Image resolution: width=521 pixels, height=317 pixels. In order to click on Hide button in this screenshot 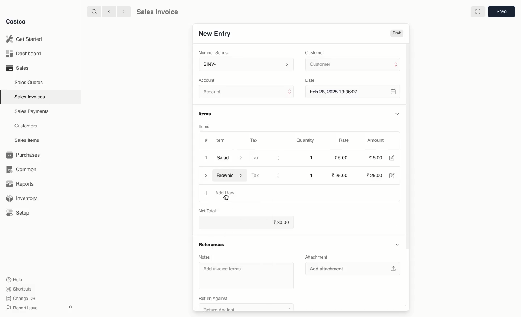, I will do `click(397, 244)`.